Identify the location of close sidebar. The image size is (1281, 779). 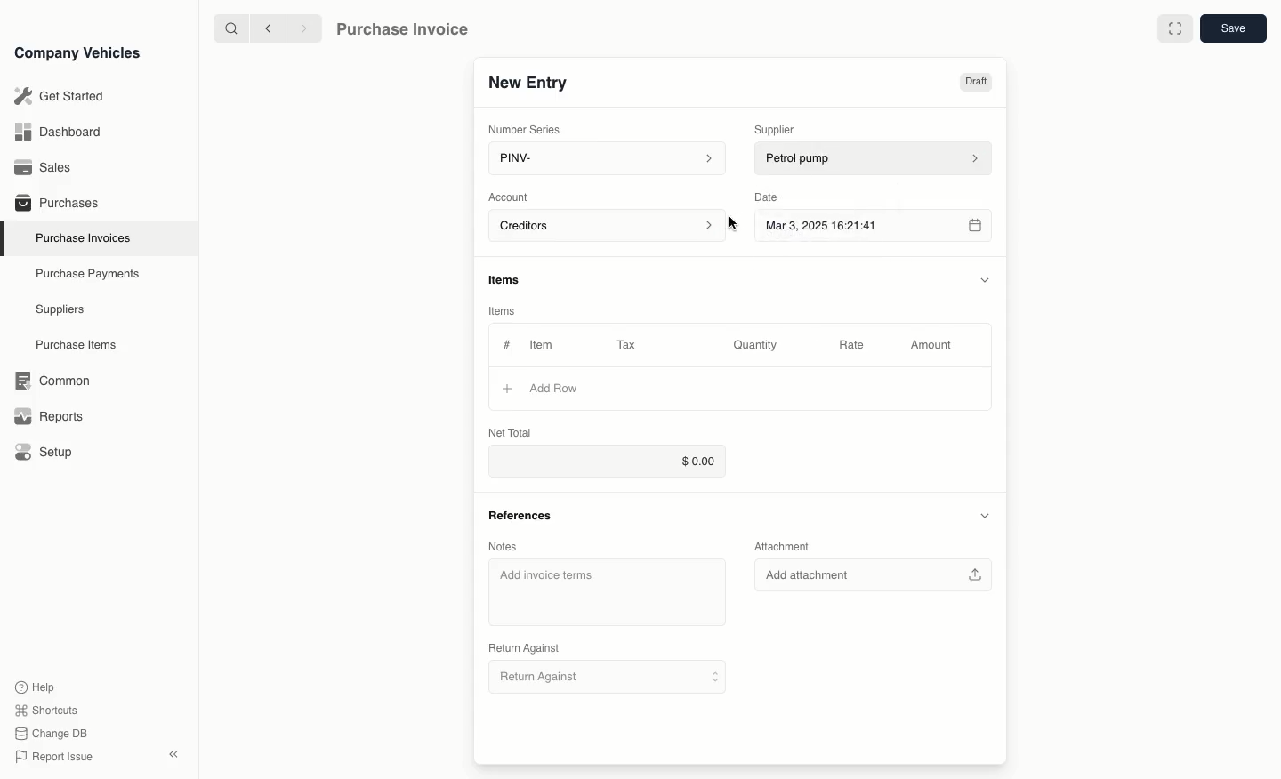
(175, 752).